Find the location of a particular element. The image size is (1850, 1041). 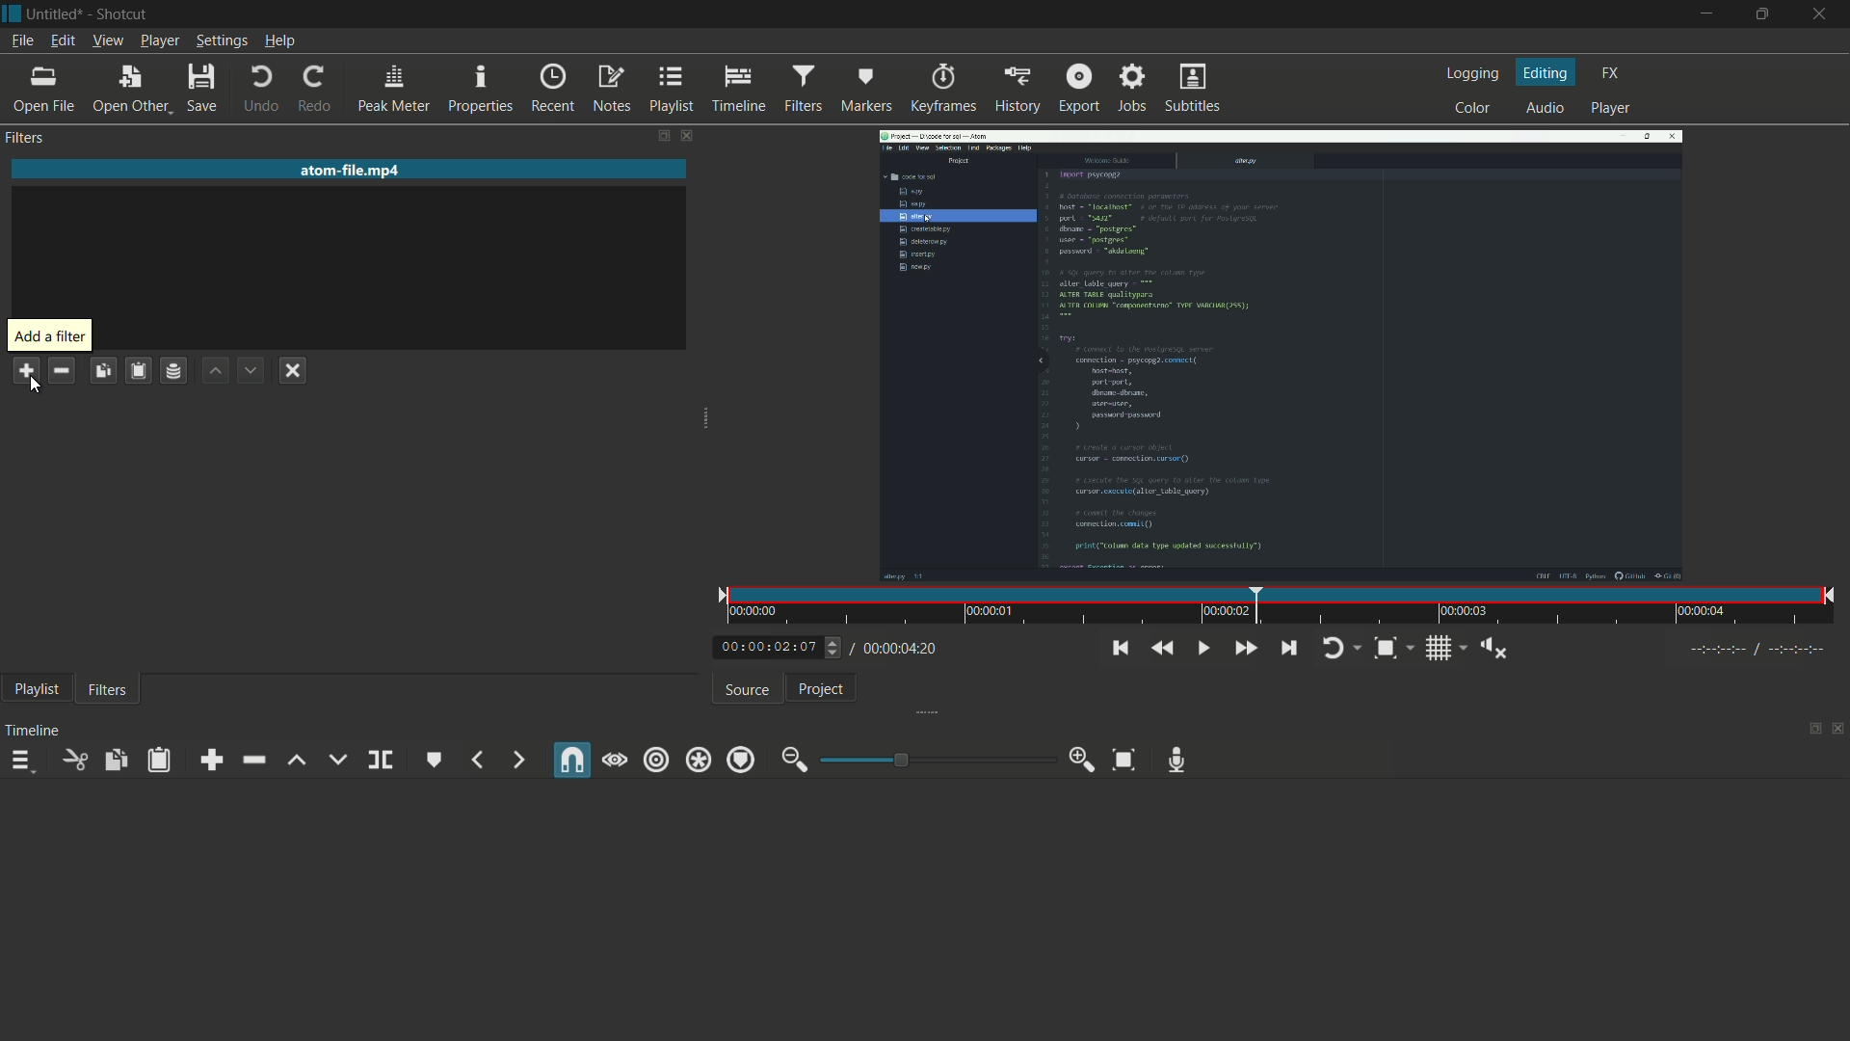

append is located at coordinates (209, 760).